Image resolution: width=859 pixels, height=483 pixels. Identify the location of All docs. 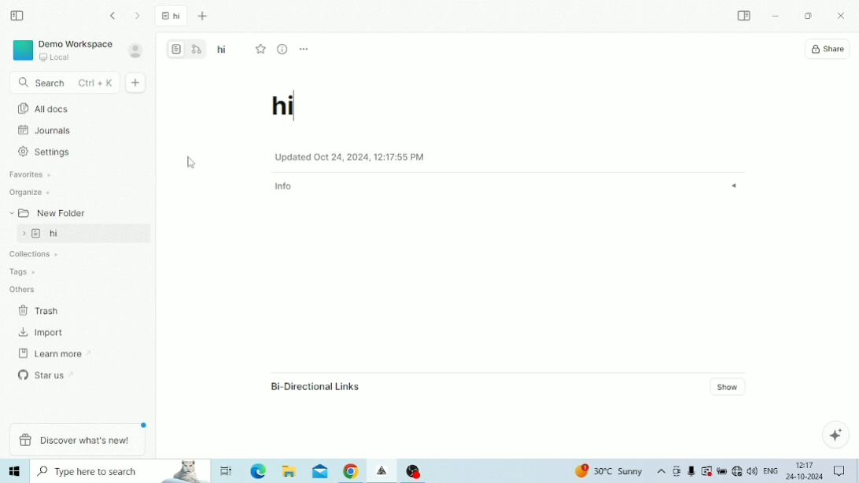
(74, 108).